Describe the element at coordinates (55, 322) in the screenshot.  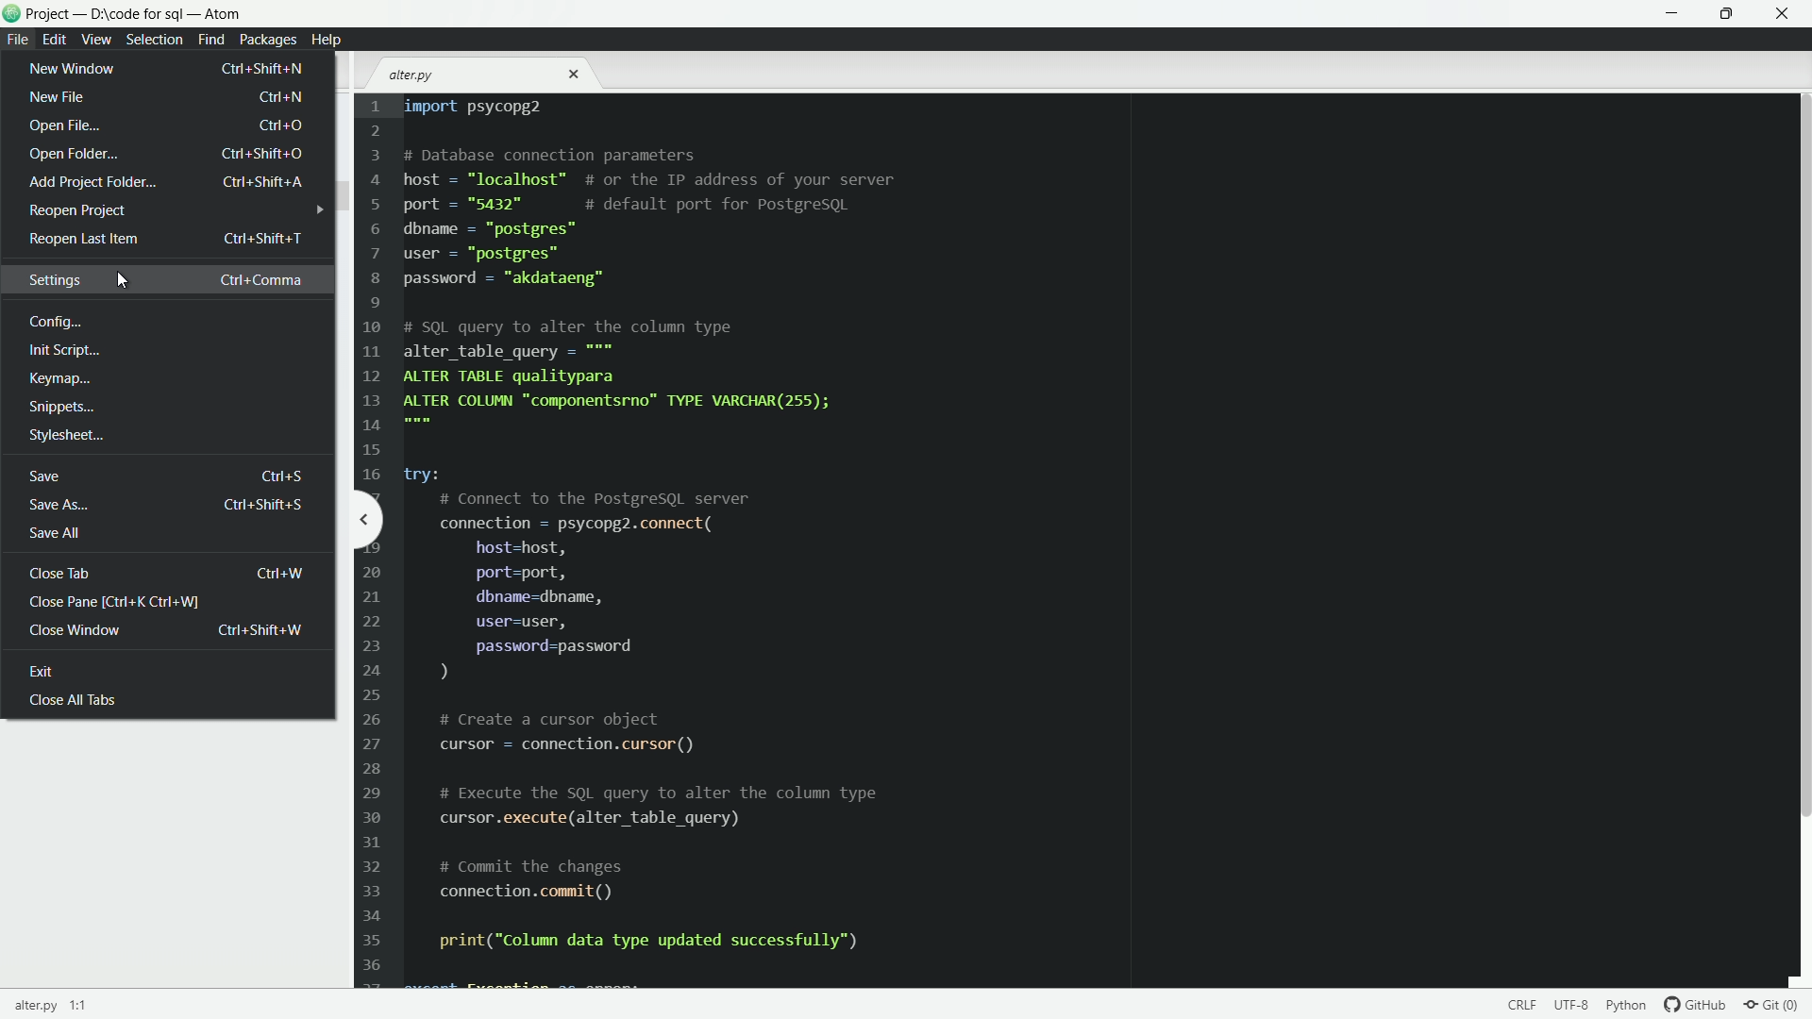
I see `config` at that location.